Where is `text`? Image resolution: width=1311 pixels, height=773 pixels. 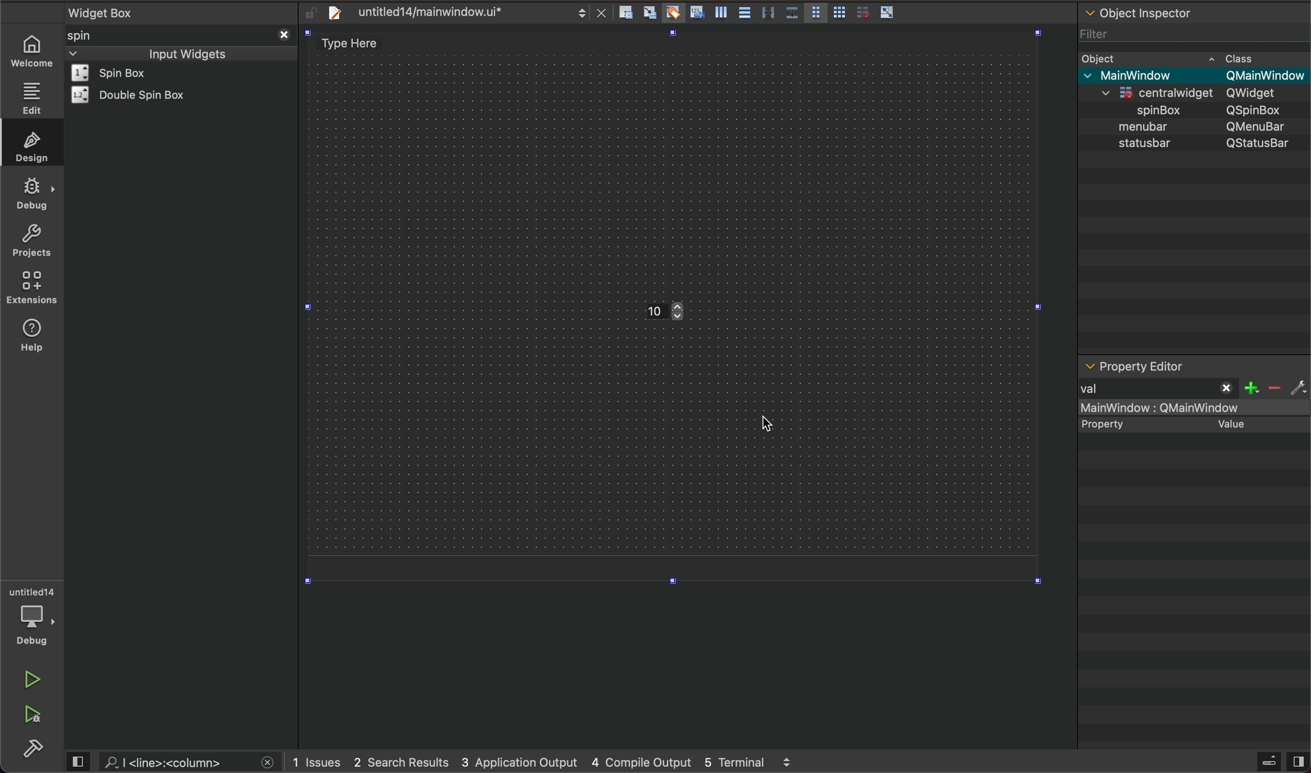 text is located at coordinates (1137, 145).